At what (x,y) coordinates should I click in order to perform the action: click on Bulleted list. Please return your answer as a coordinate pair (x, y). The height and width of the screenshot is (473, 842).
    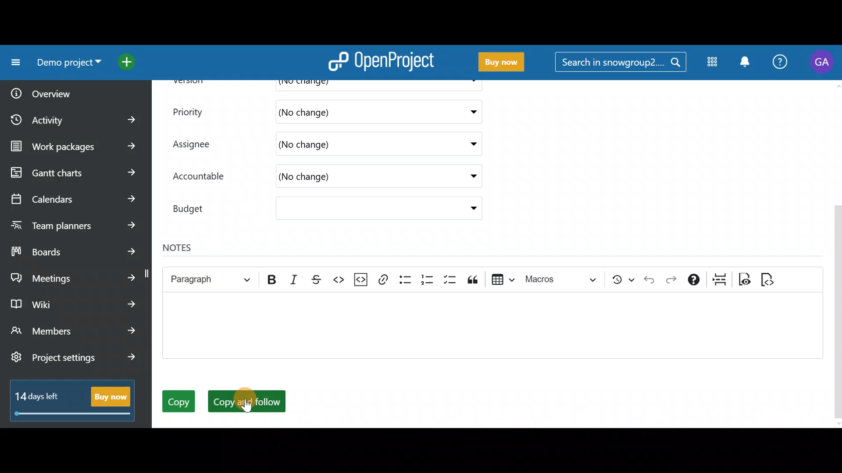
    Looking at the image, I should click on (407, 279).